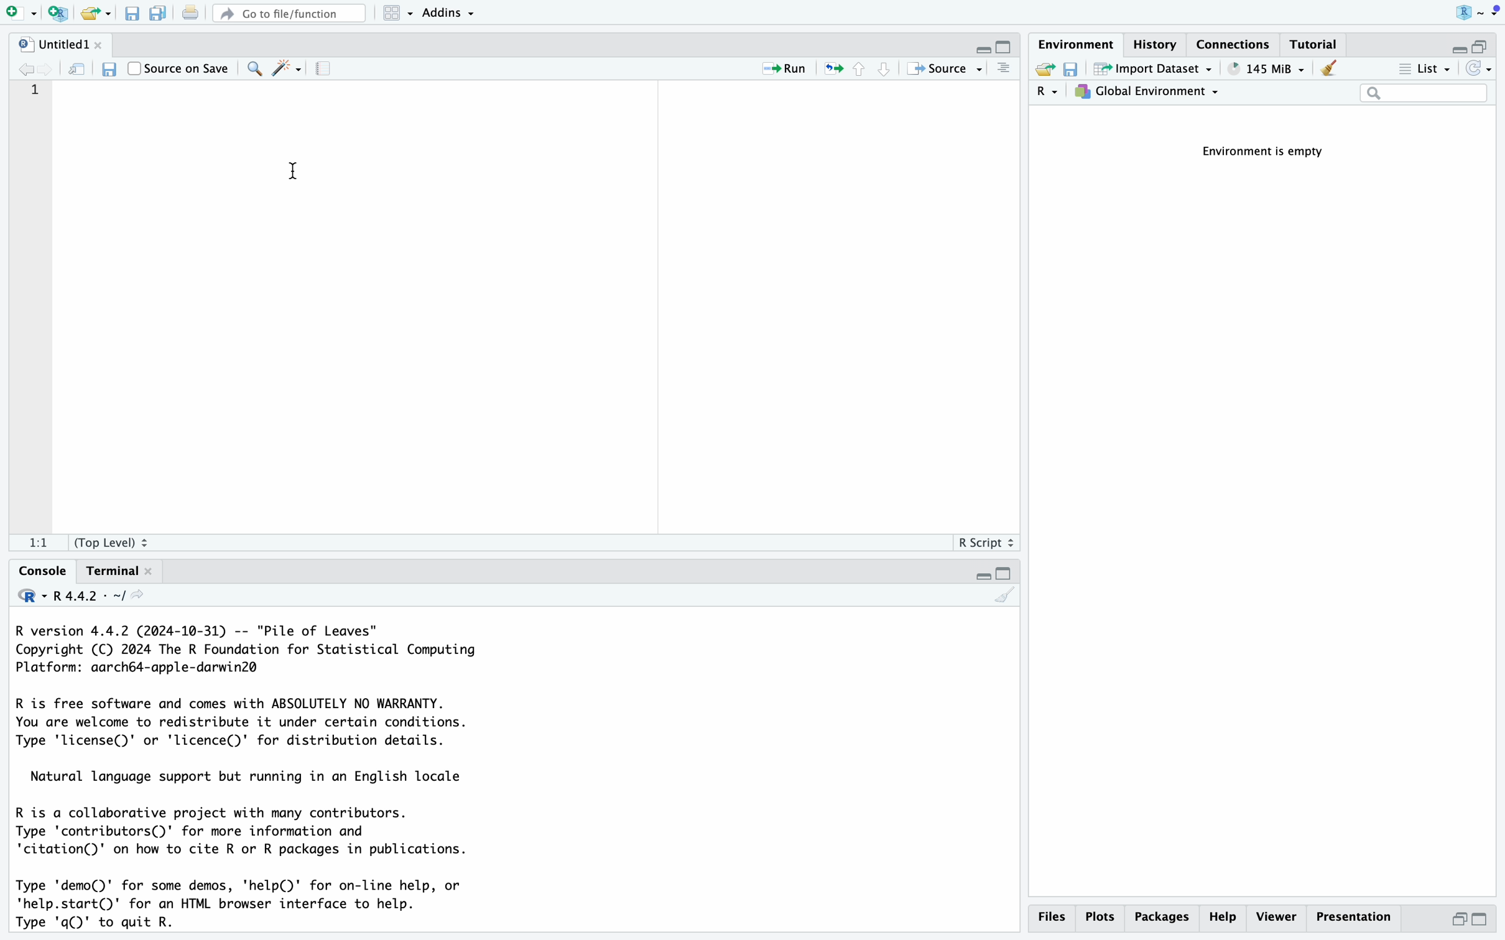 The height and width of the screenshot is (940, 1505). I want to click on minimize, so click(1453, 923).